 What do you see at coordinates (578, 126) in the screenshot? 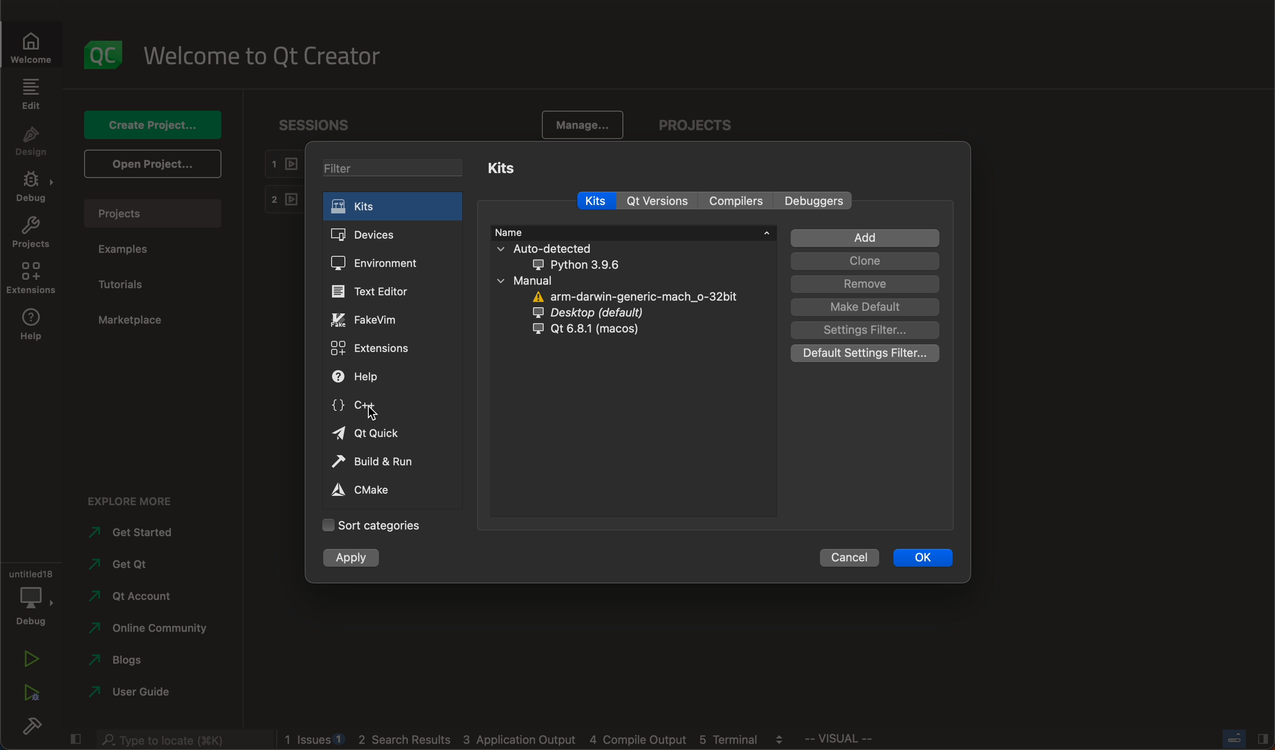
I see `manage` at bounding box center [578, 126].